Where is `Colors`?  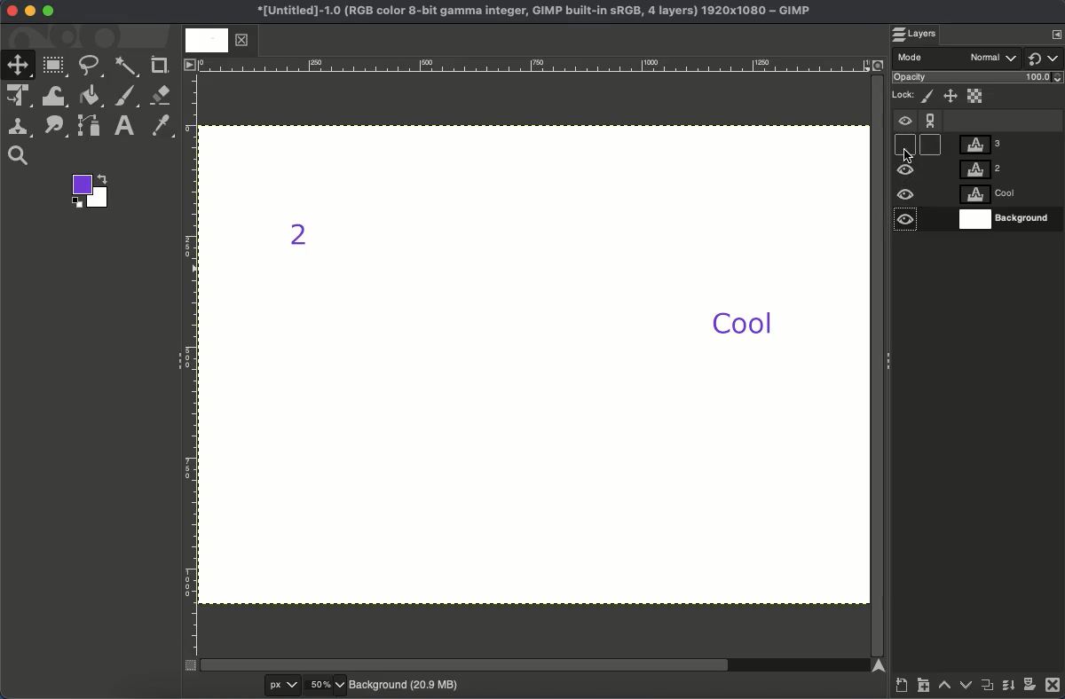 Colors is located at coordinates (92, 192).